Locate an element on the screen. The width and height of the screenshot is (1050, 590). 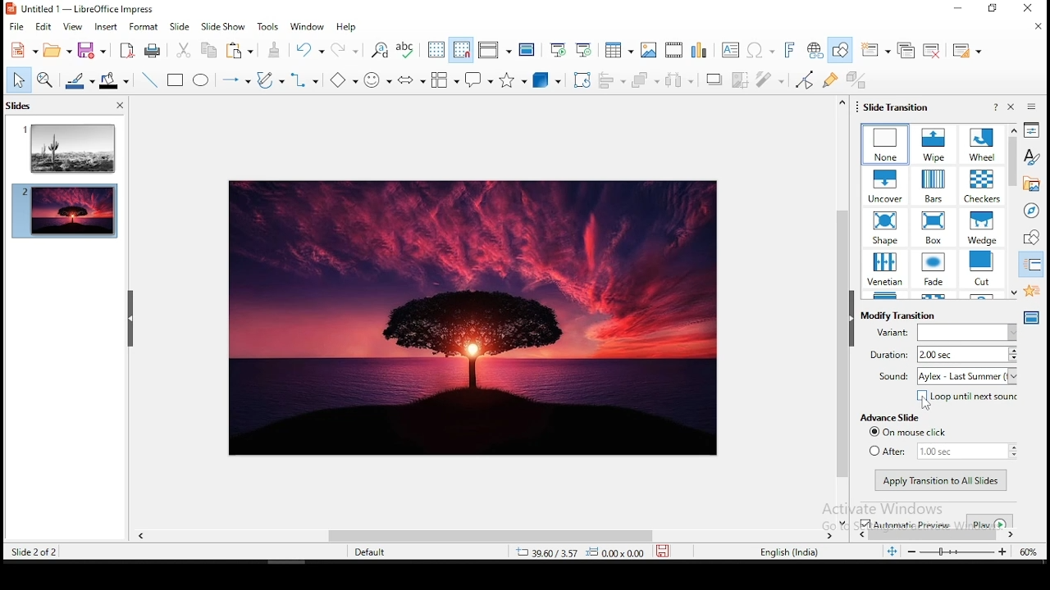
format is located at coordinates (144, 25).